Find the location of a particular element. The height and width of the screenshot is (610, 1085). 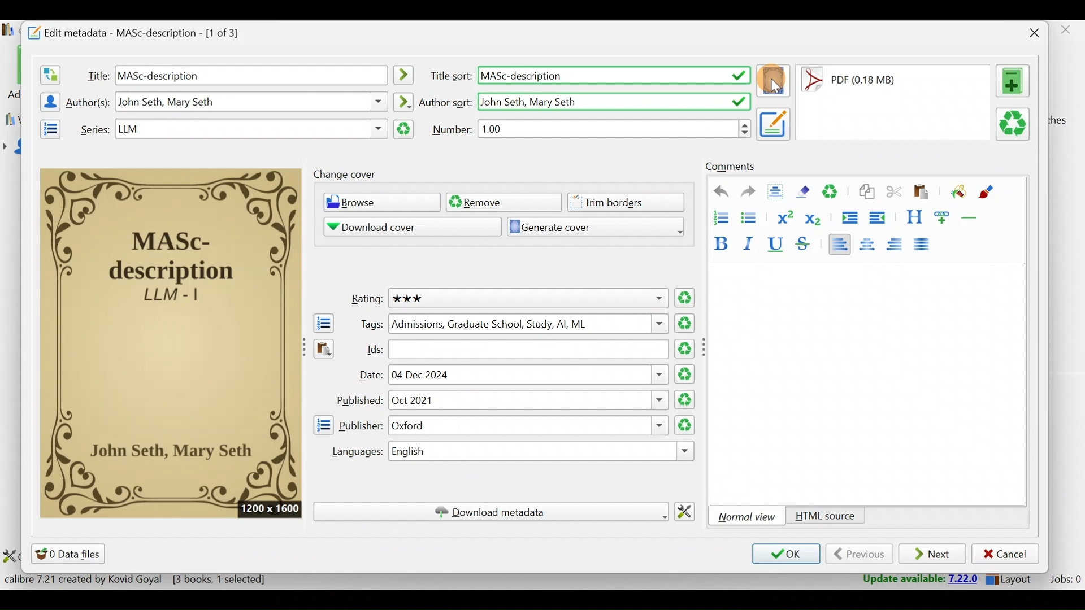

Decrease indentation is located at coordinates (878, 217).